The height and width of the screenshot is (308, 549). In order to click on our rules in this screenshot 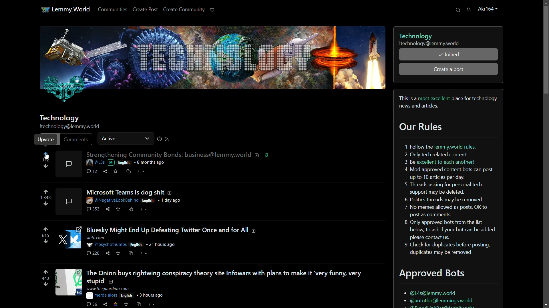, I will do `click(422, 127)`.